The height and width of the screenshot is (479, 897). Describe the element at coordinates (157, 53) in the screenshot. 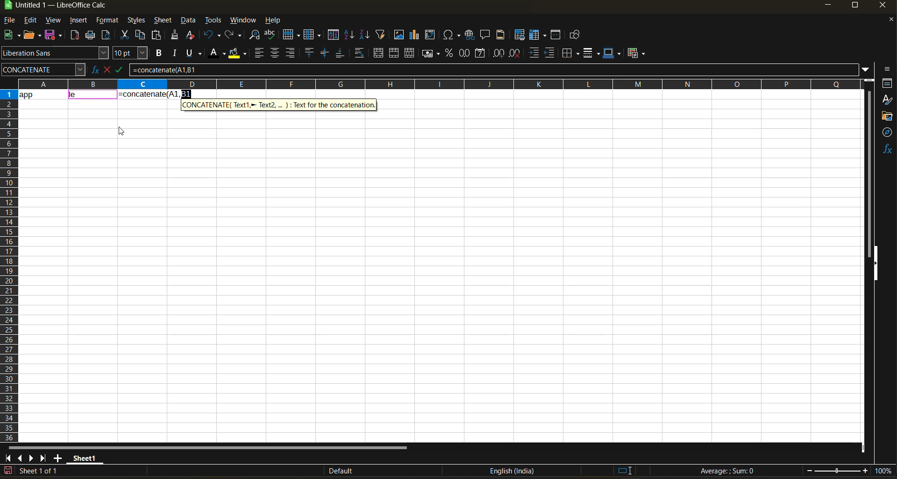

I see `bold` at that location.